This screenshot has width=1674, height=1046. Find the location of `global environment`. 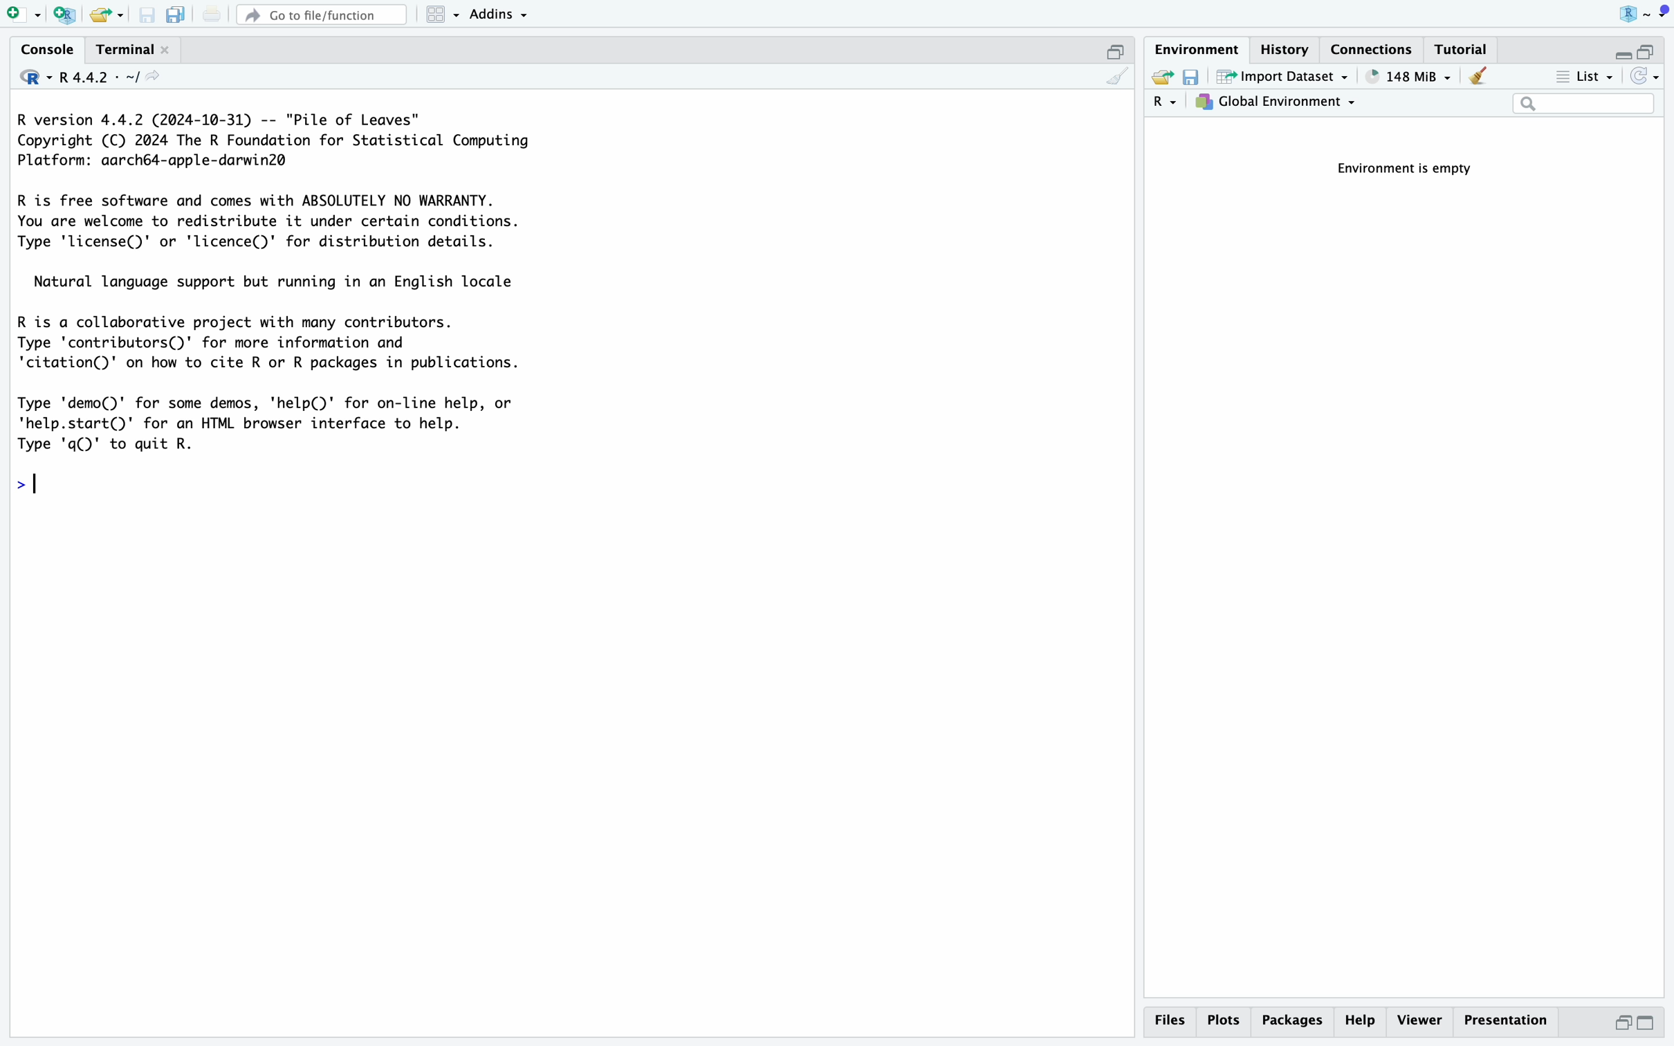

global environment is located at coordinates (1279, 104).